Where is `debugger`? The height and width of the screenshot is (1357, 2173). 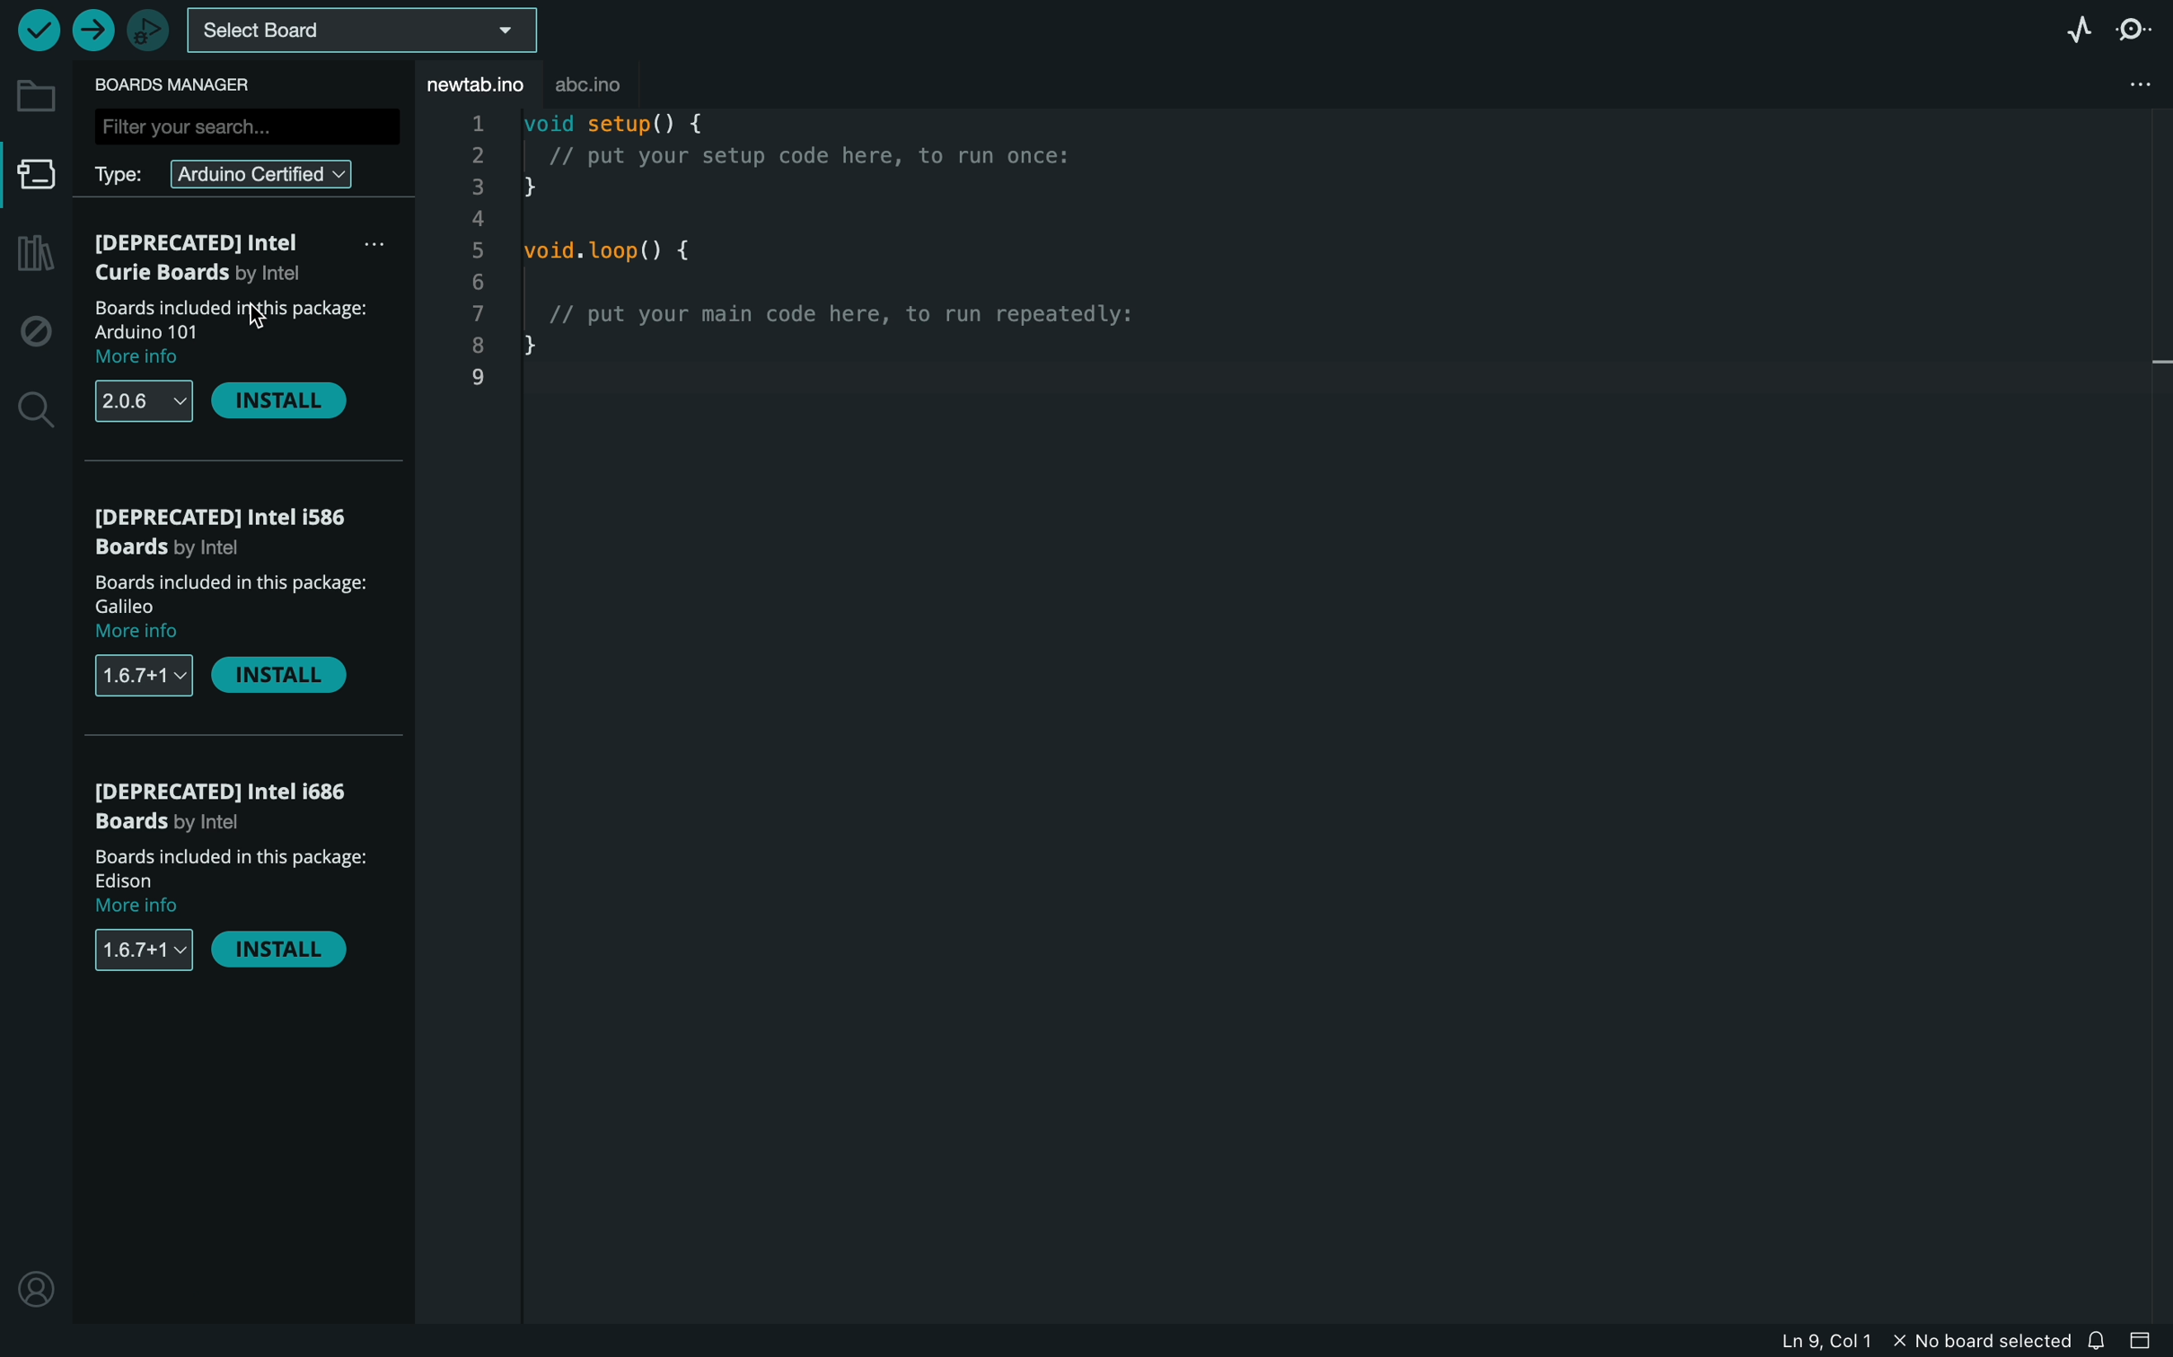
debugger is located at coordinates (143, 28).